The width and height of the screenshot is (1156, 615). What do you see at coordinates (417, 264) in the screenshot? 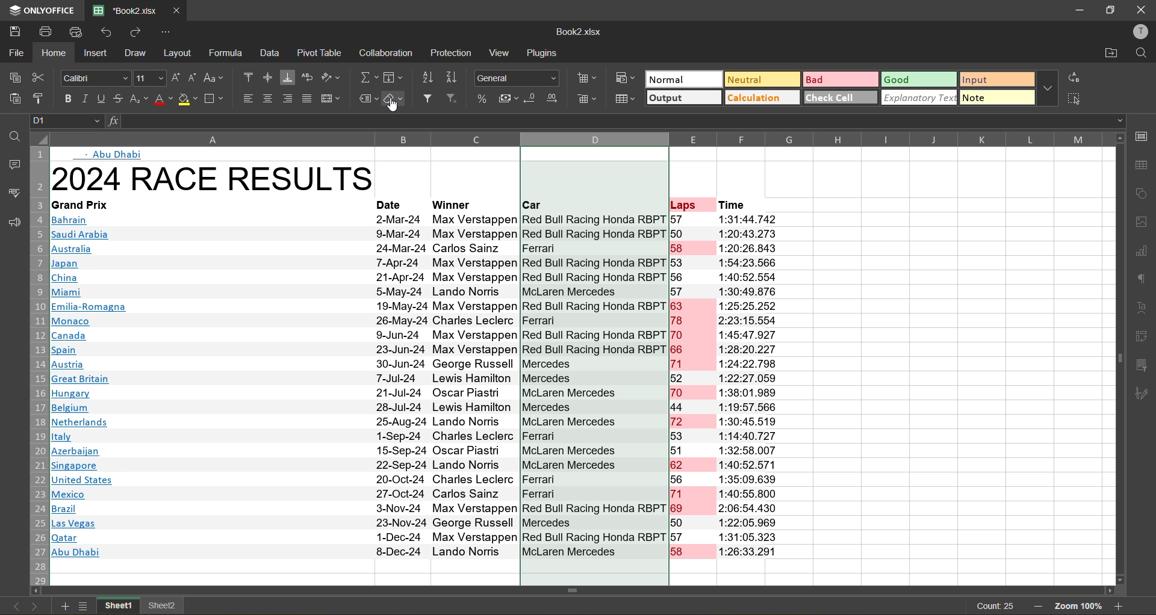
I see `Japan 7-Apr-24 Max Verstappen Red Bull Racing Honda RBPT 53 1:54:23.566` at bounding box center [417, 264].